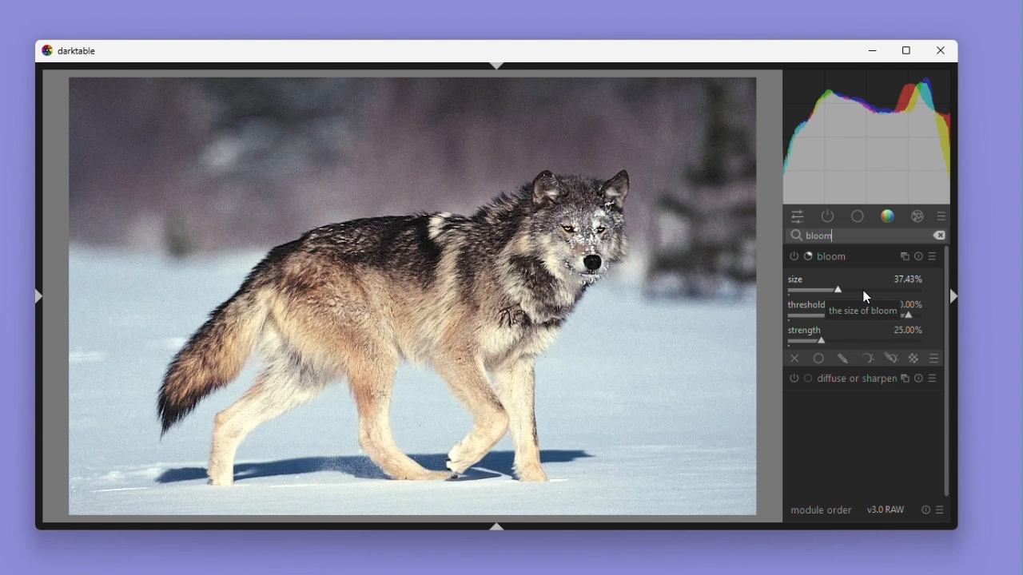 The height and width of the screenshot is (575, 1023). I want to click on drawn mask, so click(845, 359).